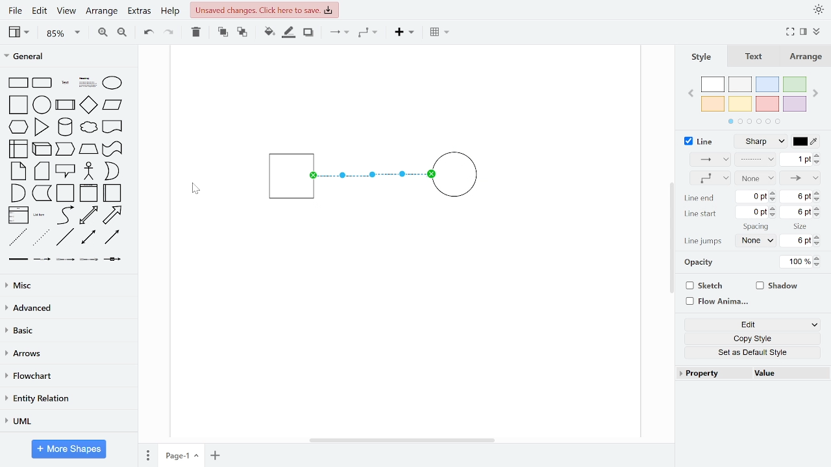 The height and width of the screenshot is (467, 831). I want to click on add page, so click(216, 455).